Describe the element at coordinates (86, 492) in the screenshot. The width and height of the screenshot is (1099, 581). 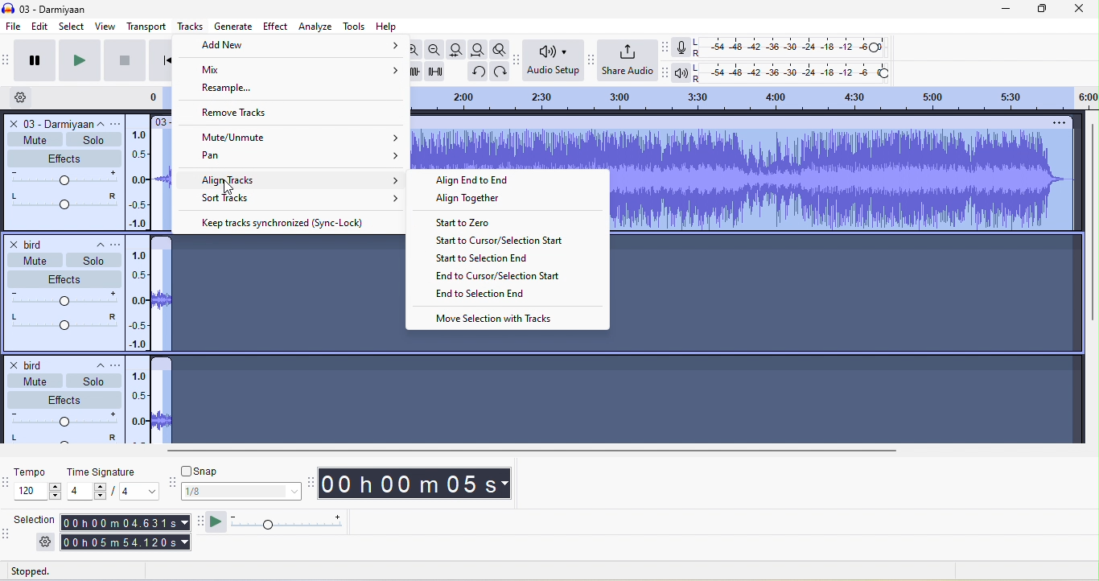
I see `value` at that location.